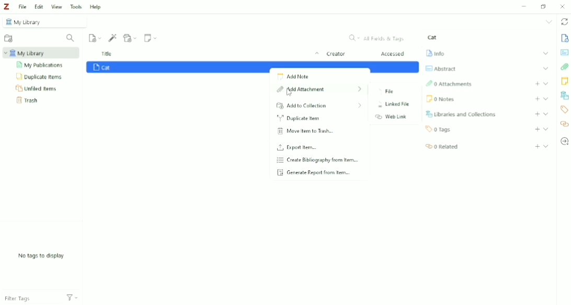 This screenshot has height=305, width=571. I want to click on Create Bibliography from Item, so click(317, 160).